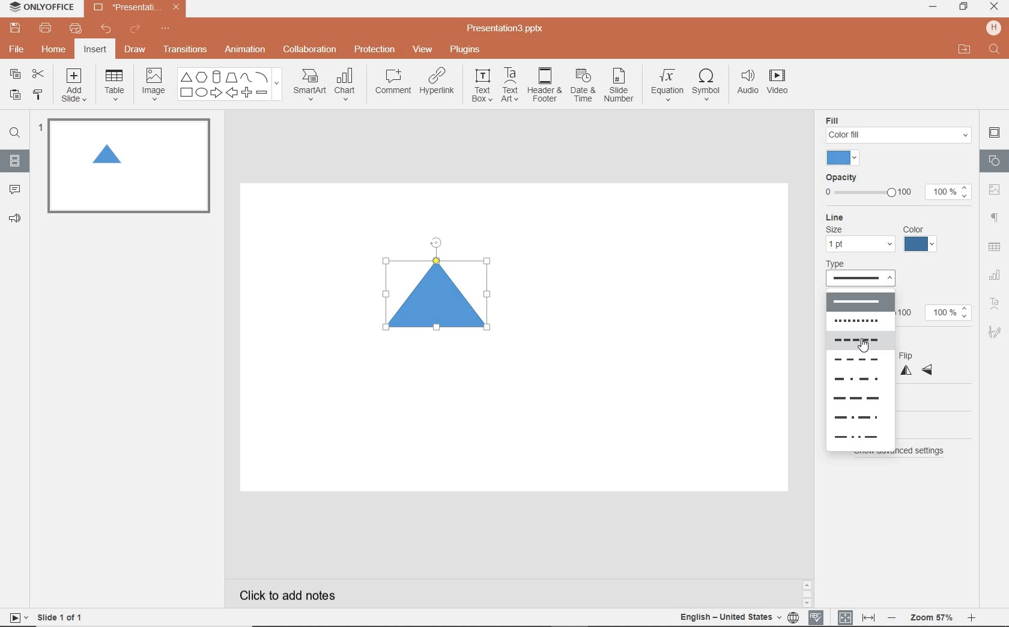 This screenshot has height=627, width=1009. I want to click on CUT, so click(39, 73).